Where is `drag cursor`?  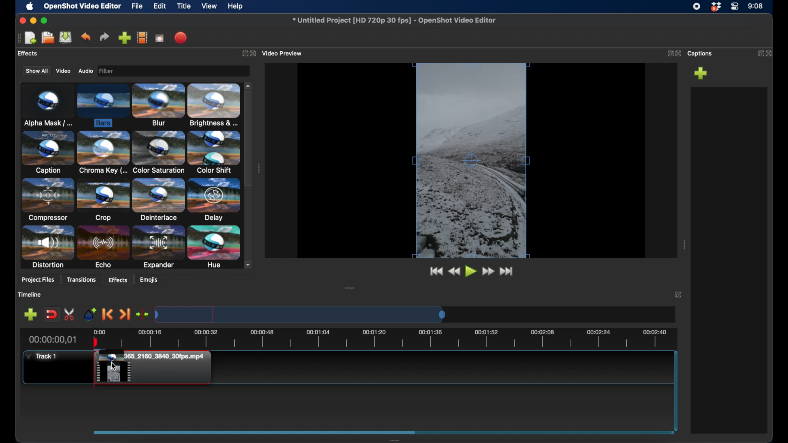
drag cursor is located at coordinates (115, 366).